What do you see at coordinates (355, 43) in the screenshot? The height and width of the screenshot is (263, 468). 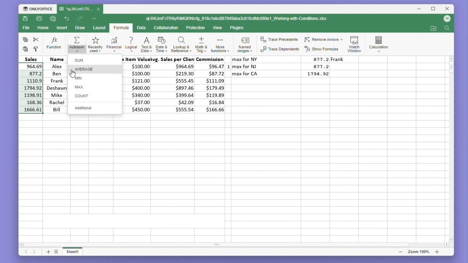 I see `Watch window` at bounding box center [355, 43].